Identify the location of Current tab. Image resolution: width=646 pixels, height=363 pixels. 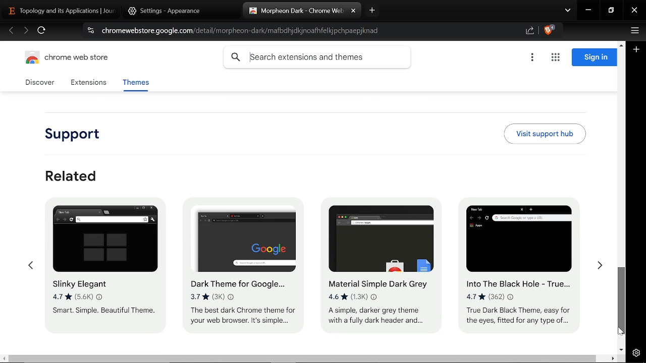
(293, 11).